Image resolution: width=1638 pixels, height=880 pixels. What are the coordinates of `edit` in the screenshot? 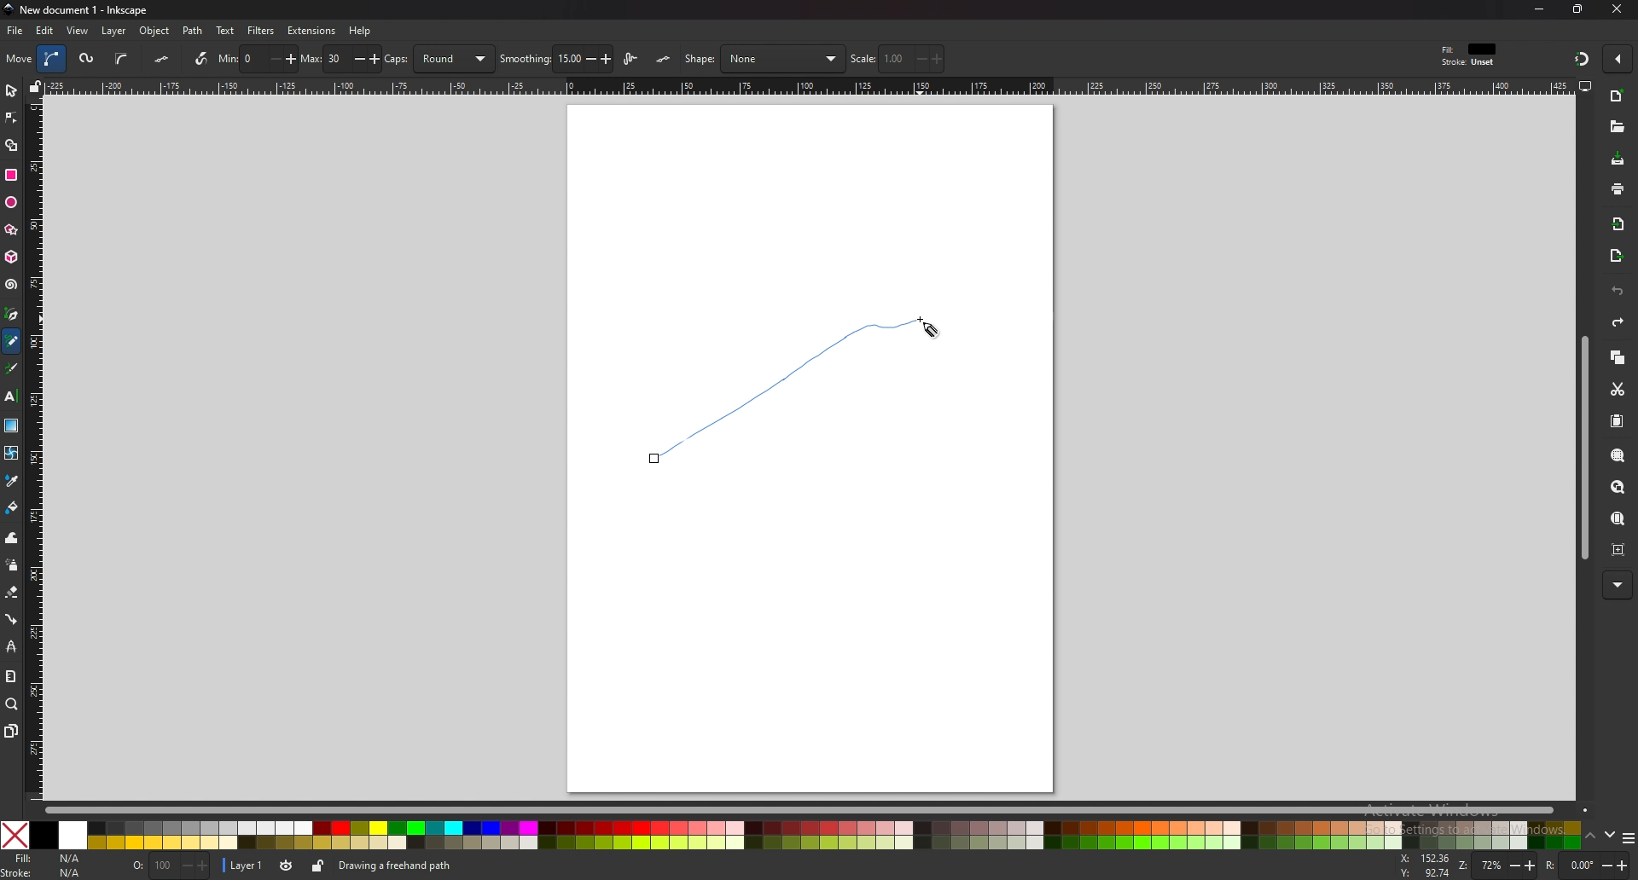 It's located at (46, 31).